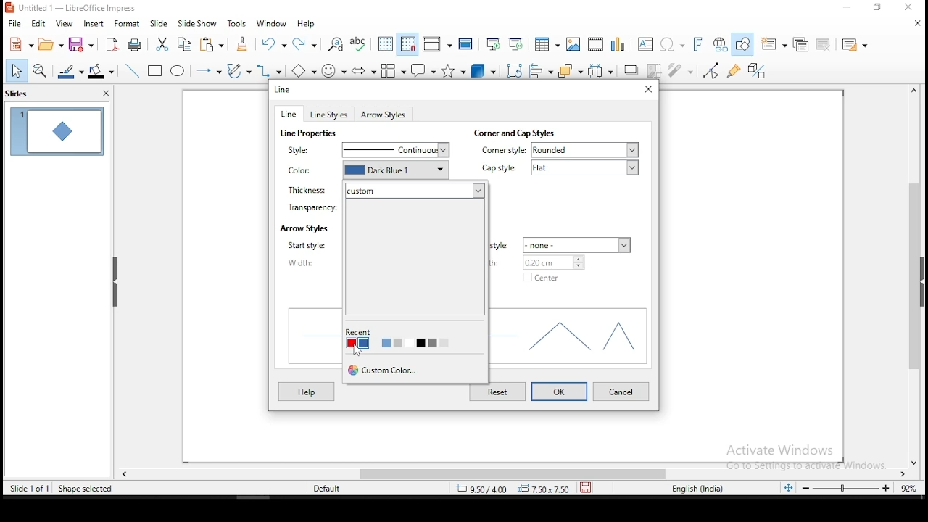 This screenshot has width=928, height=522. I want to click on slide, so click(157, 22).